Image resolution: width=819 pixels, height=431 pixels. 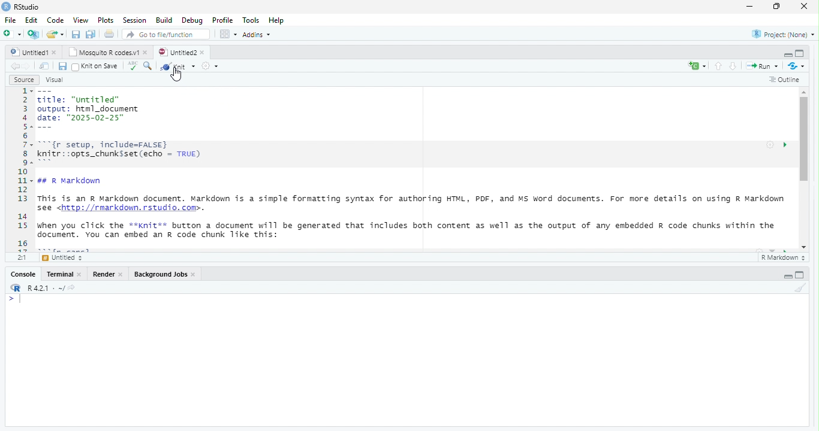 What do you see at coordinates (209, 66) in the screenshot?
I see `settings` at bounding box center [209, 66].